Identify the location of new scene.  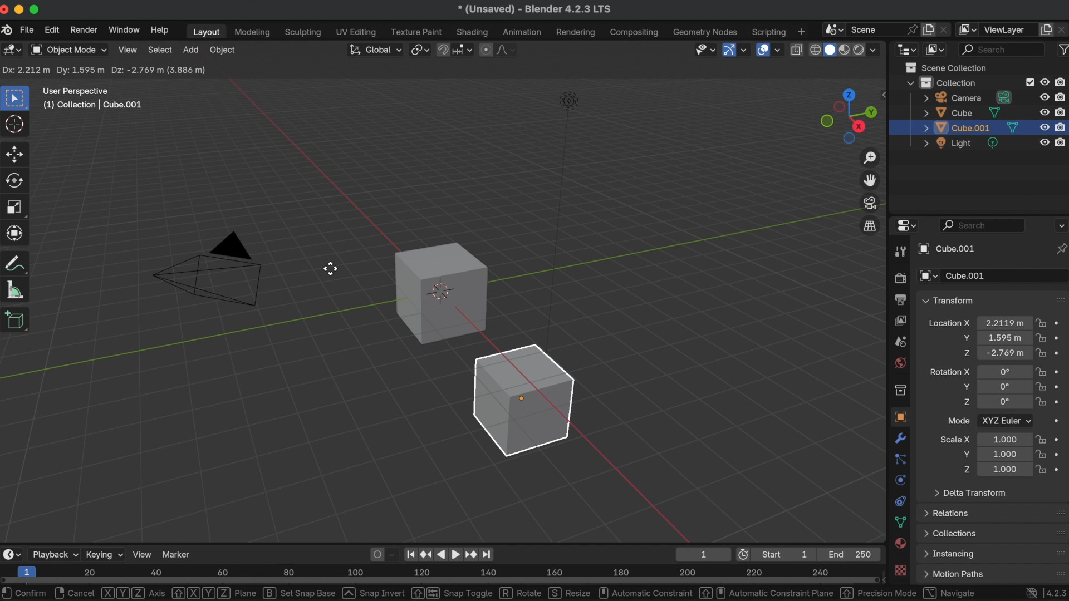
(929, 29).